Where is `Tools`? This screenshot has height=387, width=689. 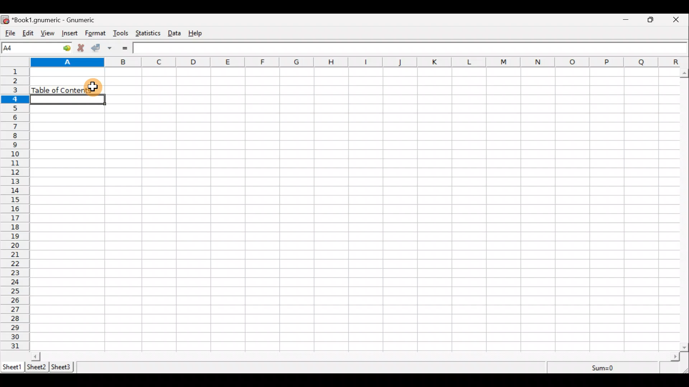 Tools is located at coordinates (121, 34).